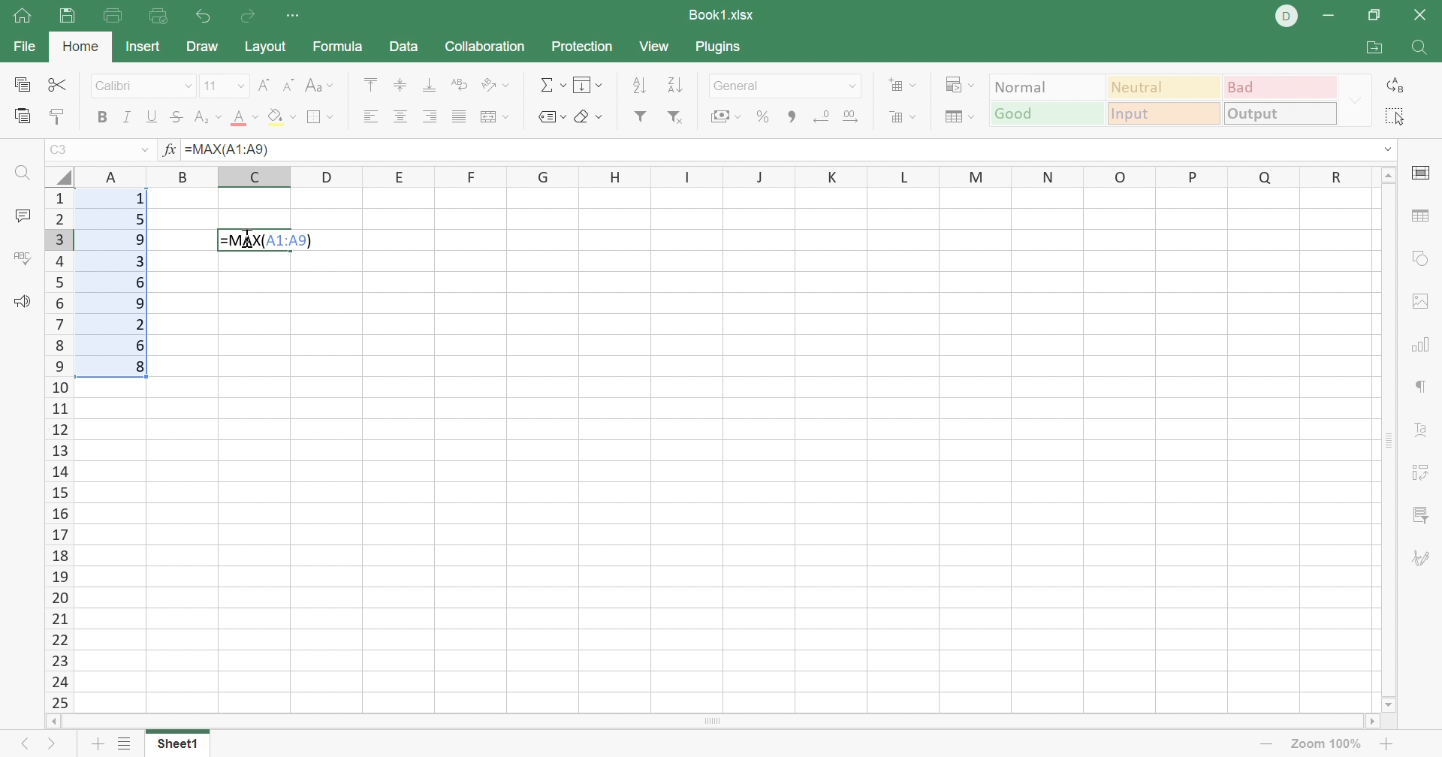 This screenshot has width=1442, height=757. Describe the element at coordinates (1326, 744) in the screenshot. I see `Zoom 100%` at that location.